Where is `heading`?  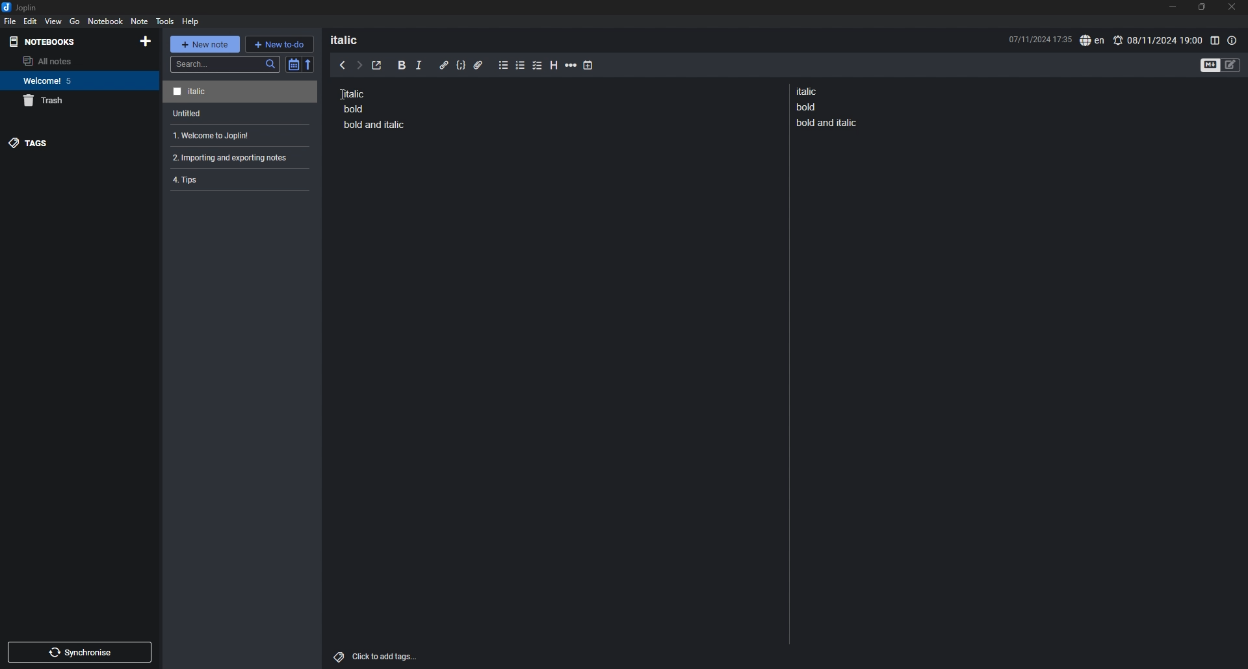 heading is located at coordinates (555, 66).